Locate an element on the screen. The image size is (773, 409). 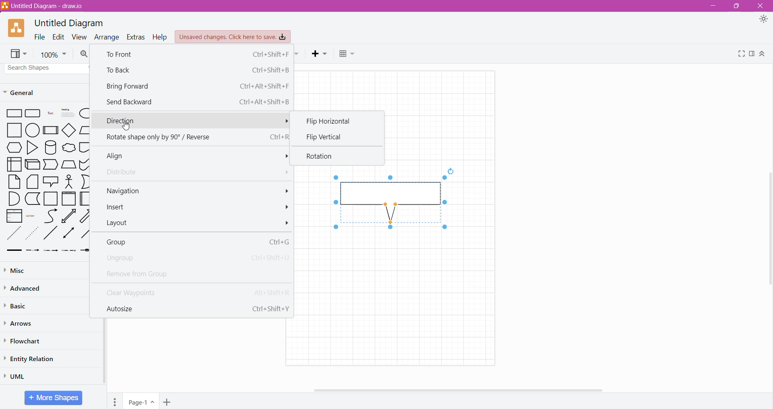
circle is located at coordinates (32, 130).